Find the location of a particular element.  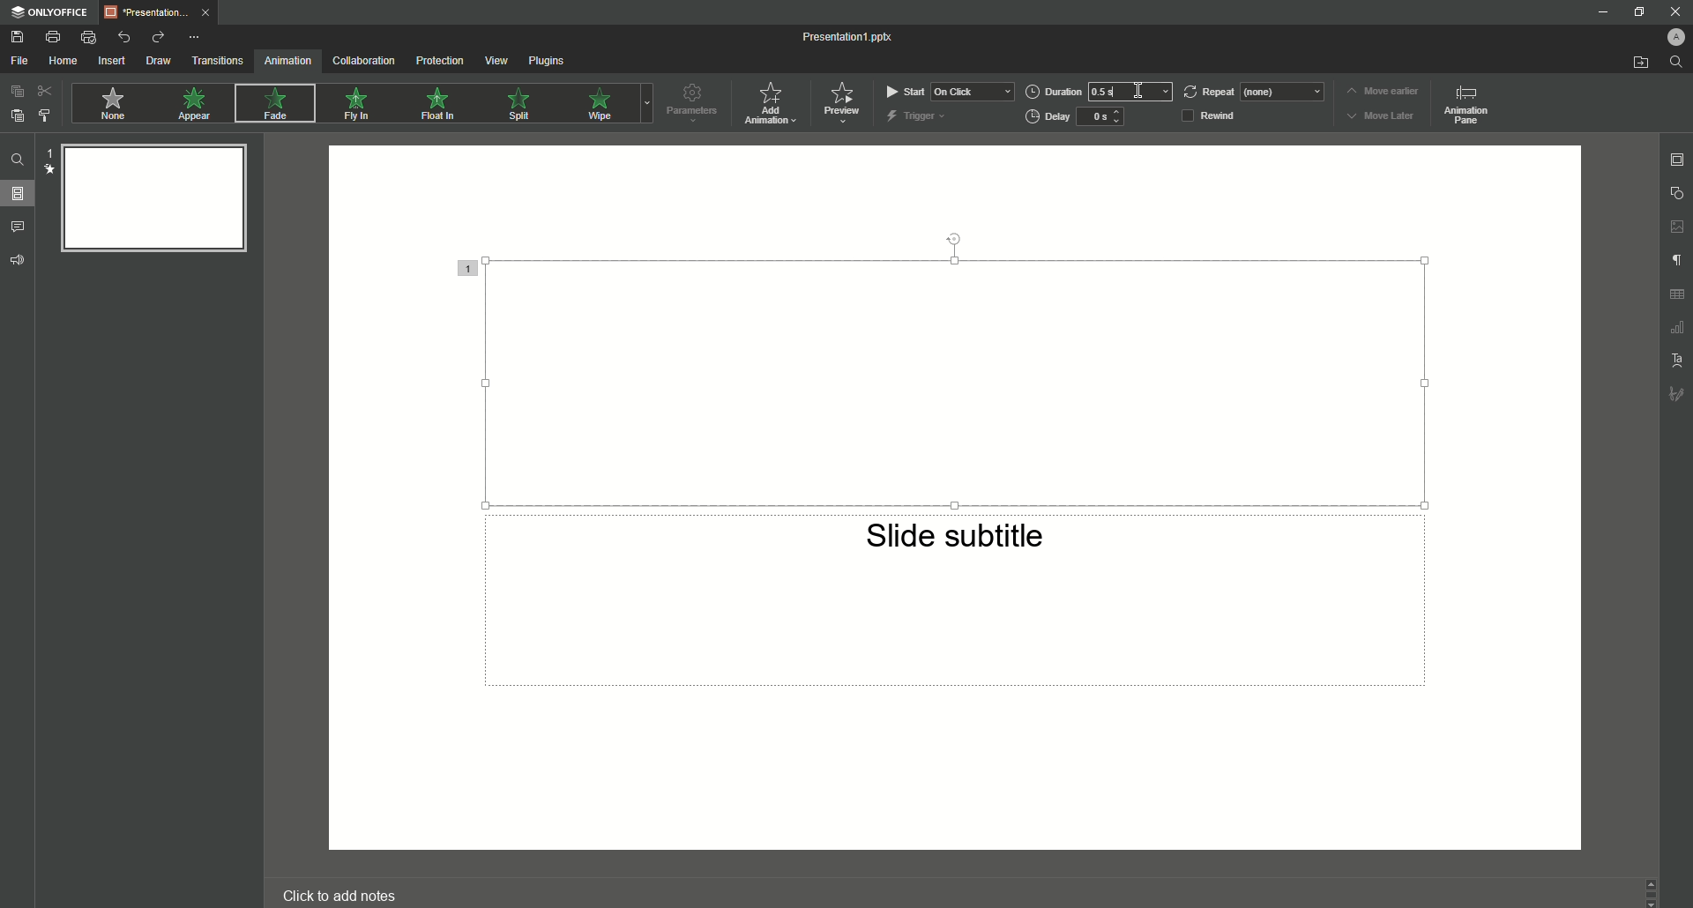

Slide settings is located at coordinates (1676, 159).